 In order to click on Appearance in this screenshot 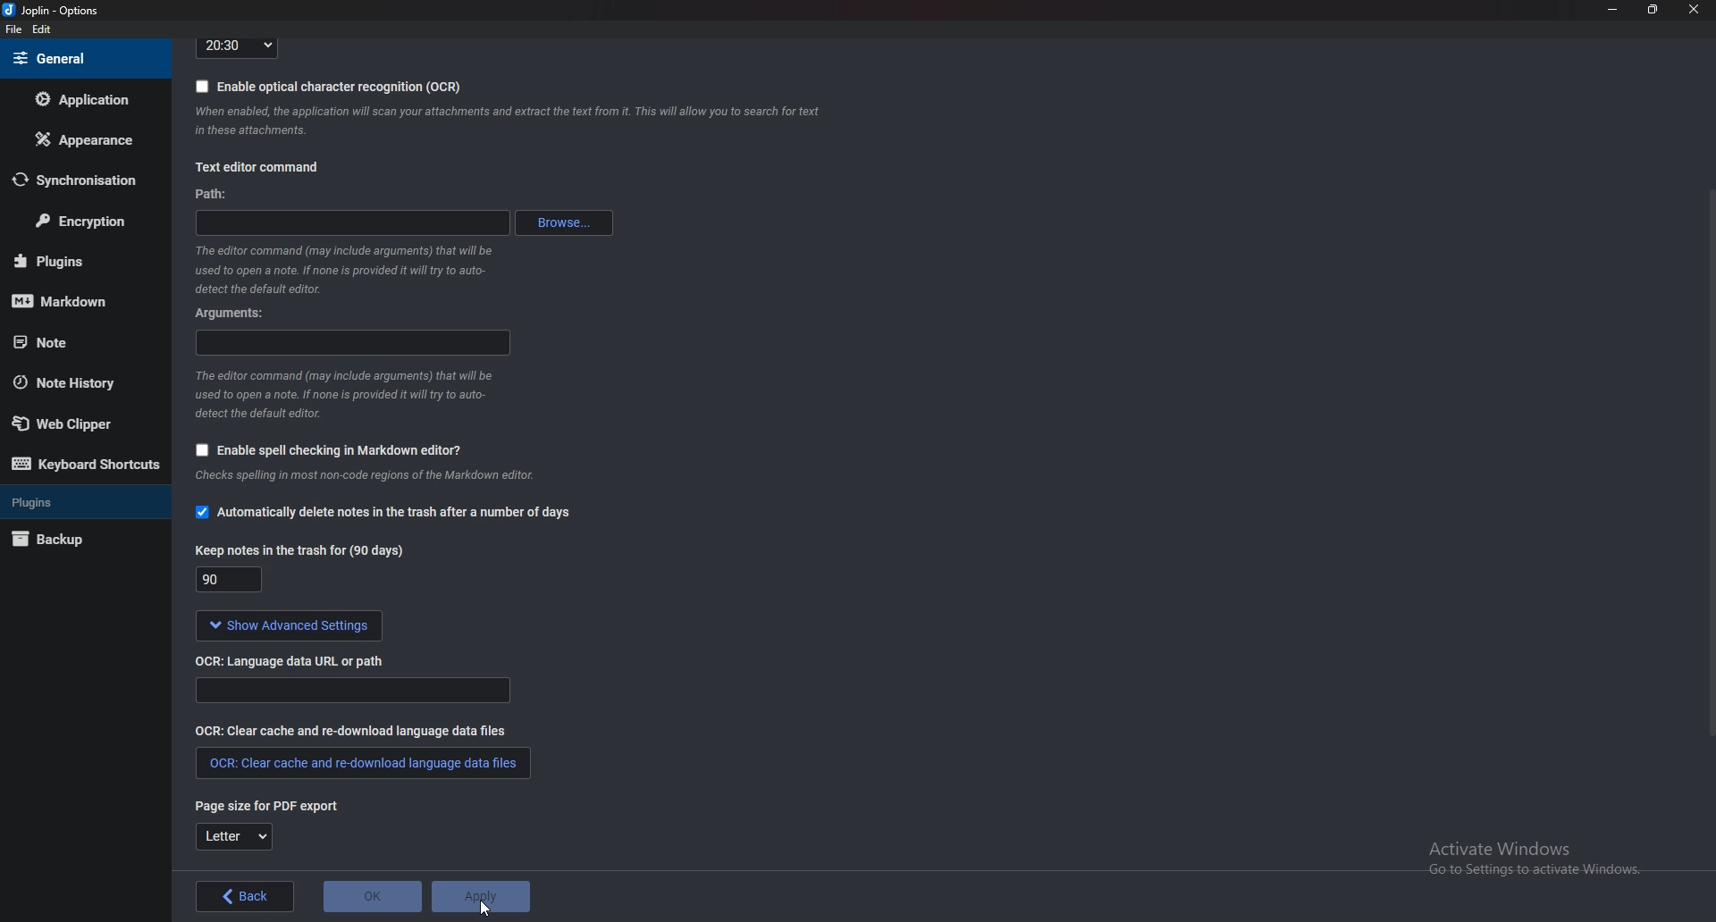, I will do `click(82, 139)`.